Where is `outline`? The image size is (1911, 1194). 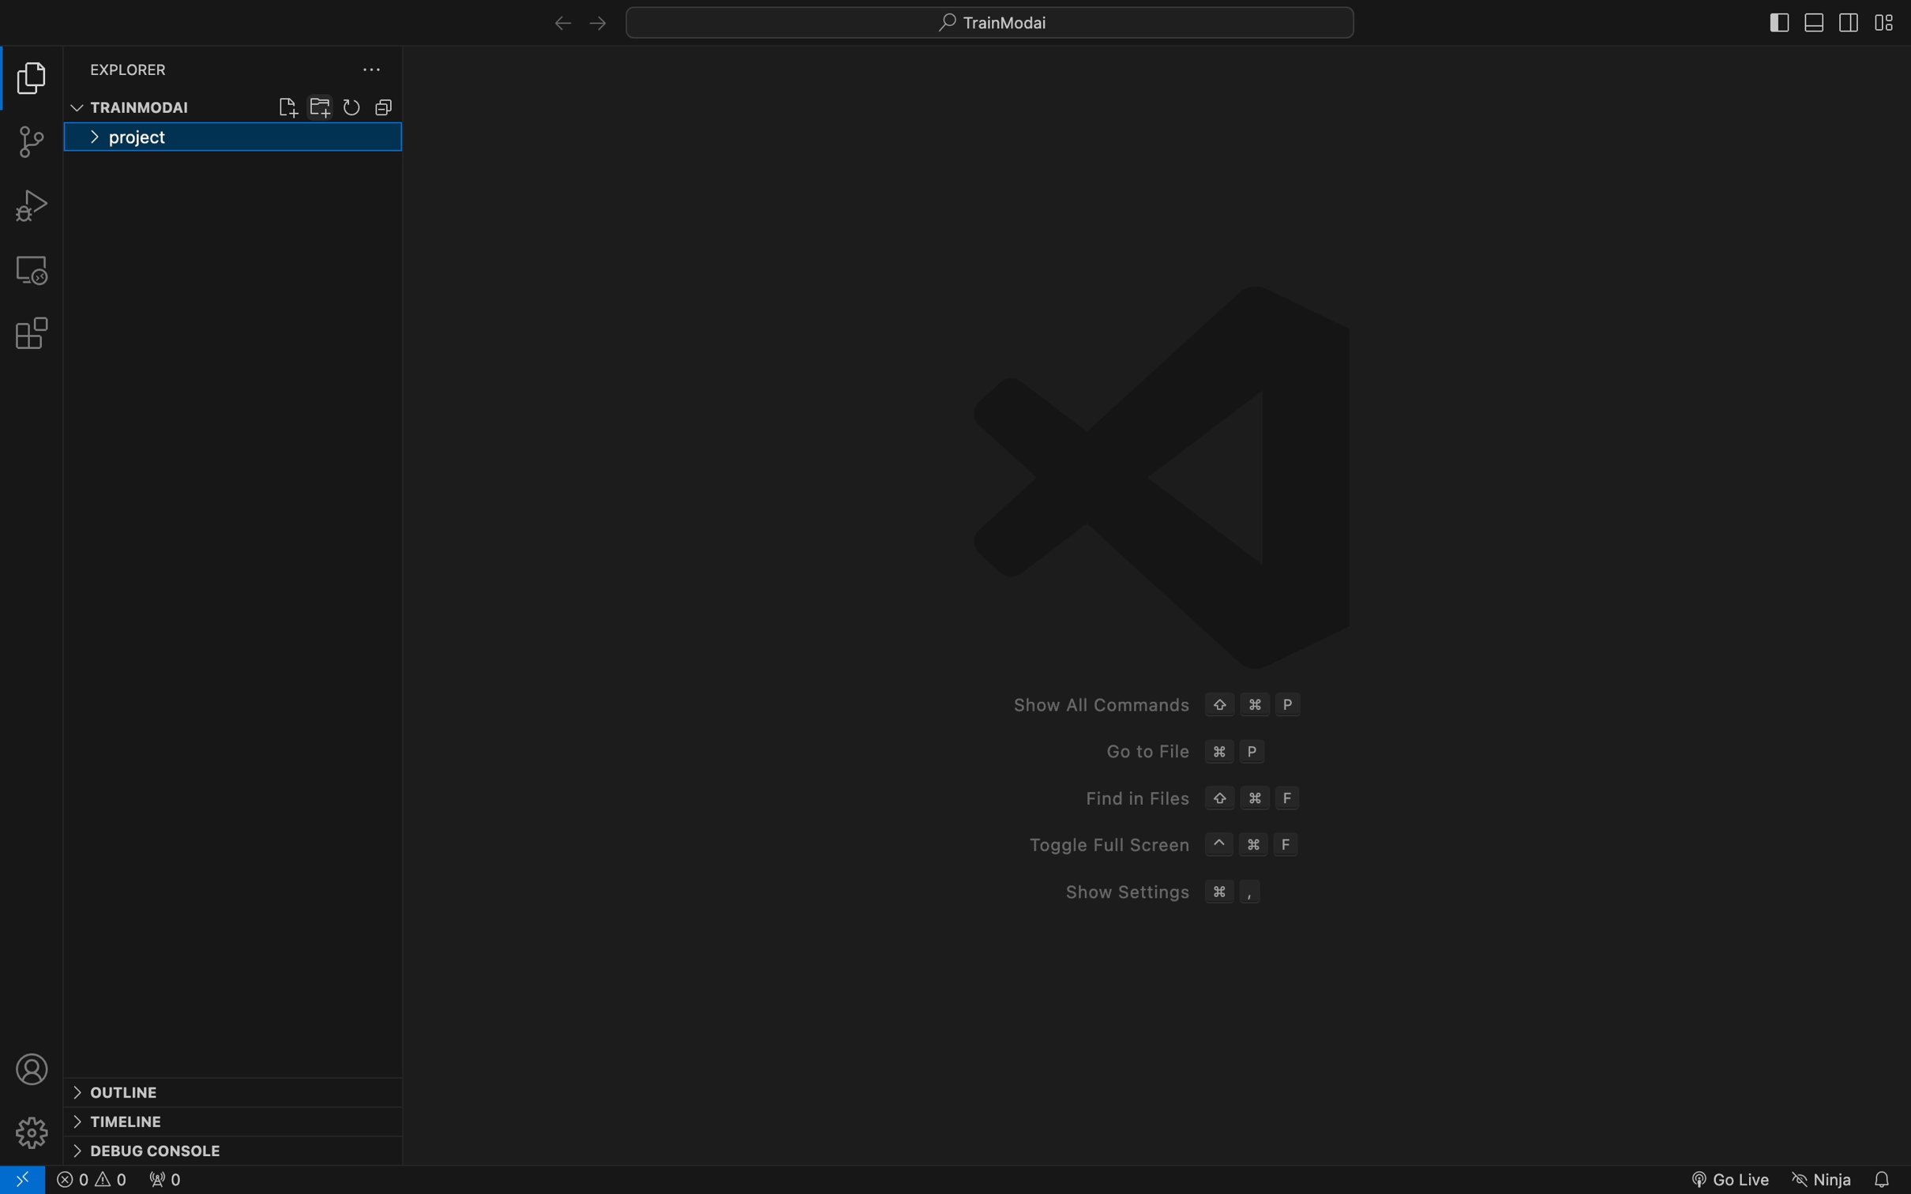 outline is located at coordinates (137, 1089).